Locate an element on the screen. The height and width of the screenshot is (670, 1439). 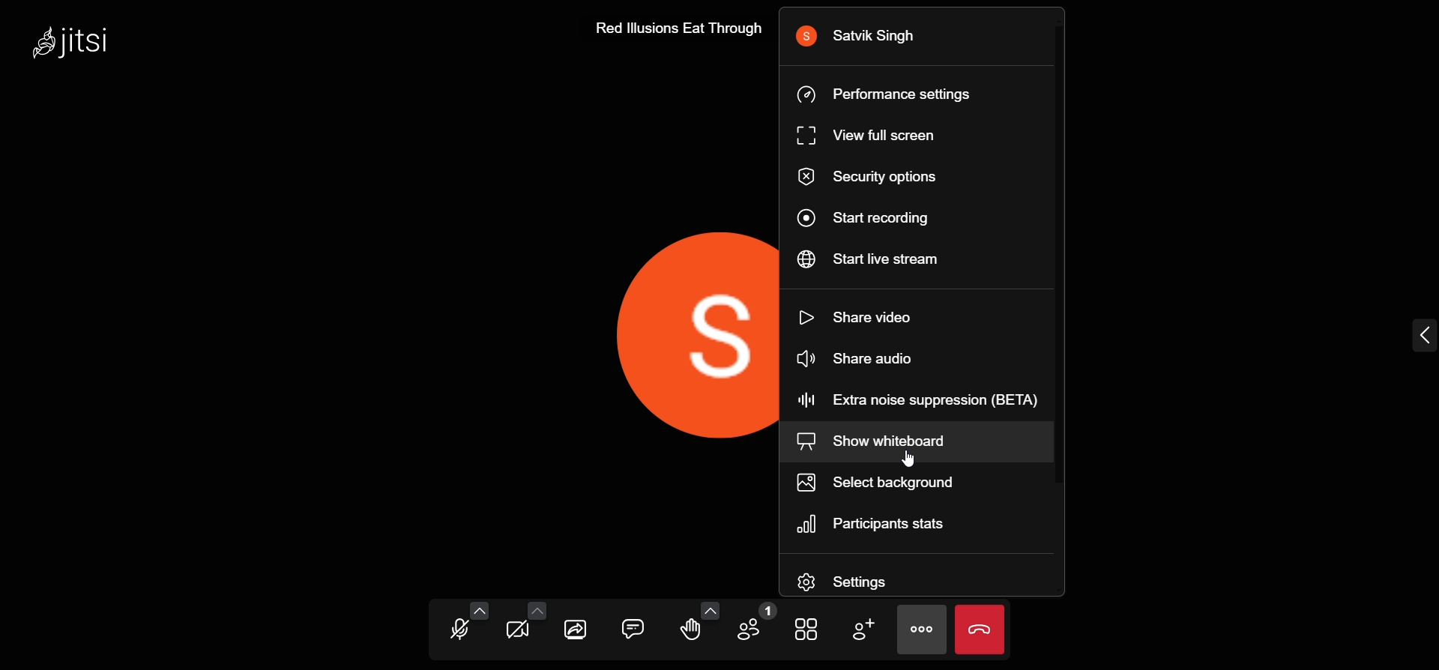
raise hand is located at coordinates (690, 631).